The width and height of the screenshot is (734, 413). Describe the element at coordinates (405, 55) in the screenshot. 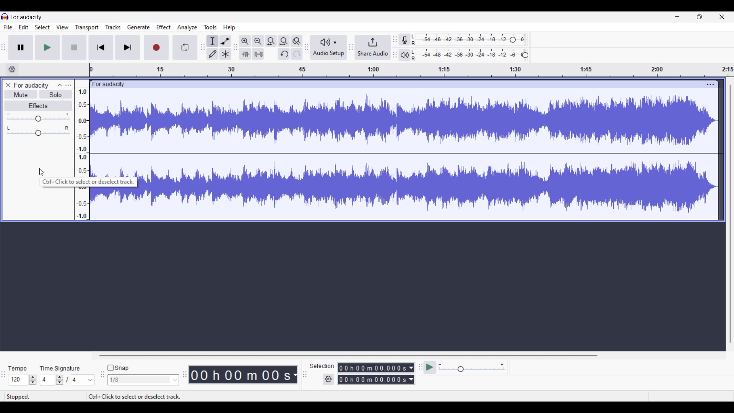

I see `Playback meter` at that location.